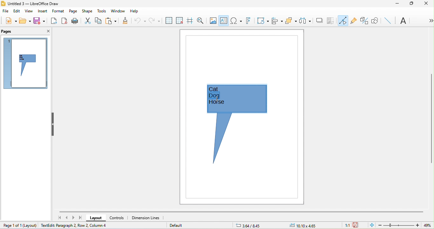  What do you see at coordinates (29, 12) in the screenshot?
I see `view` at bounding box center [29, 12].